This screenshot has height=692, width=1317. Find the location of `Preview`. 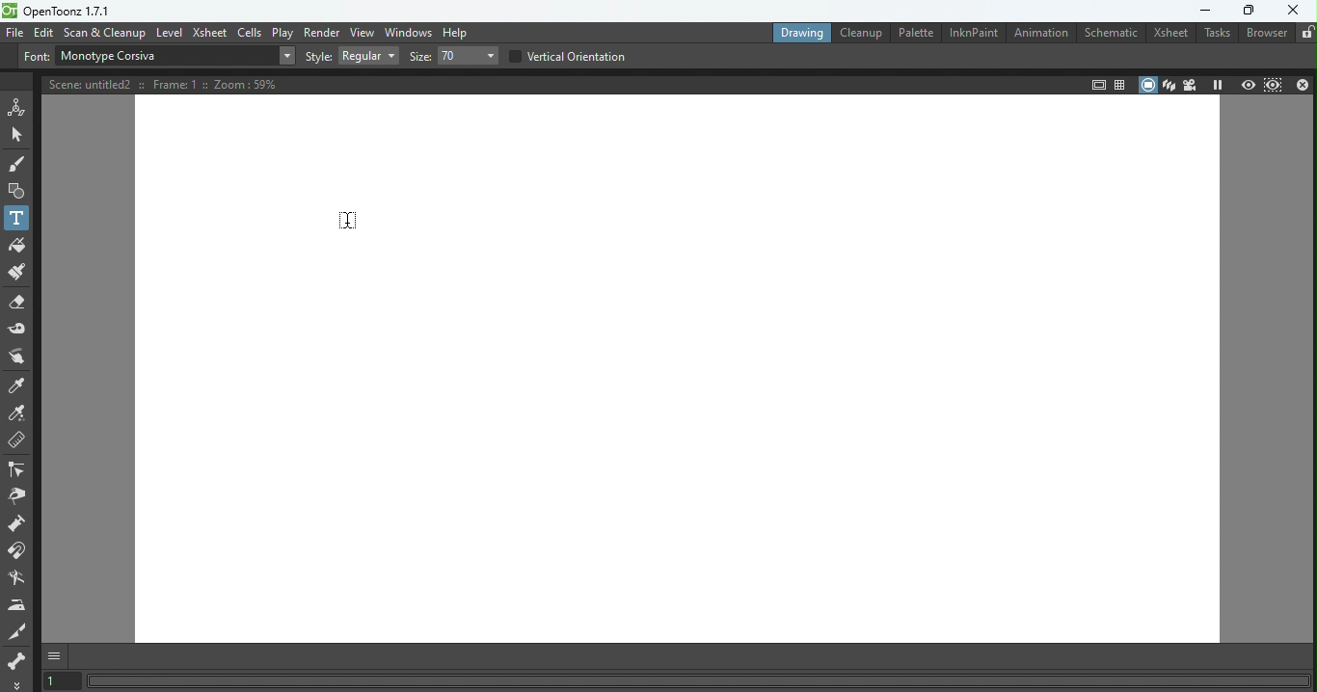

Preview is located at coordinates (1246, 86).